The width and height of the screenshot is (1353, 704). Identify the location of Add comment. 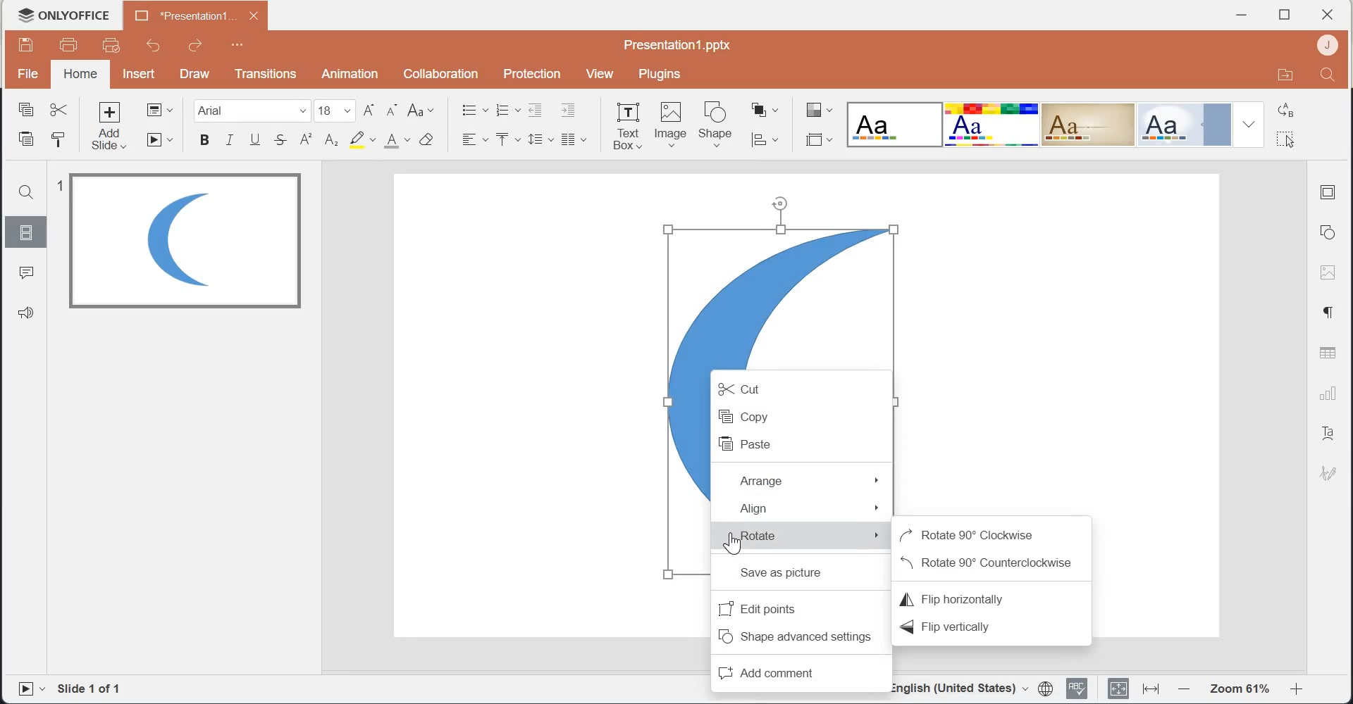
(799, 669).